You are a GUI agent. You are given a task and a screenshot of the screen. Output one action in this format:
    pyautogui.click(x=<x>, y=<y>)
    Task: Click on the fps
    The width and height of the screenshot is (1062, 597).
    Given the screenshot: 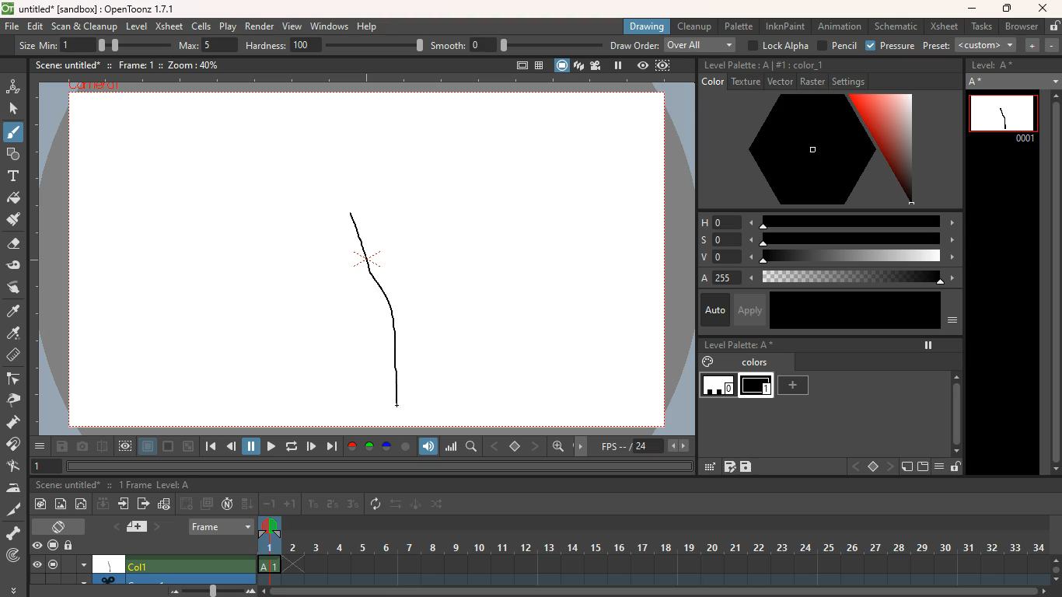 What is the action you would take?
    pyautogui.click(x=643, y=446)
    